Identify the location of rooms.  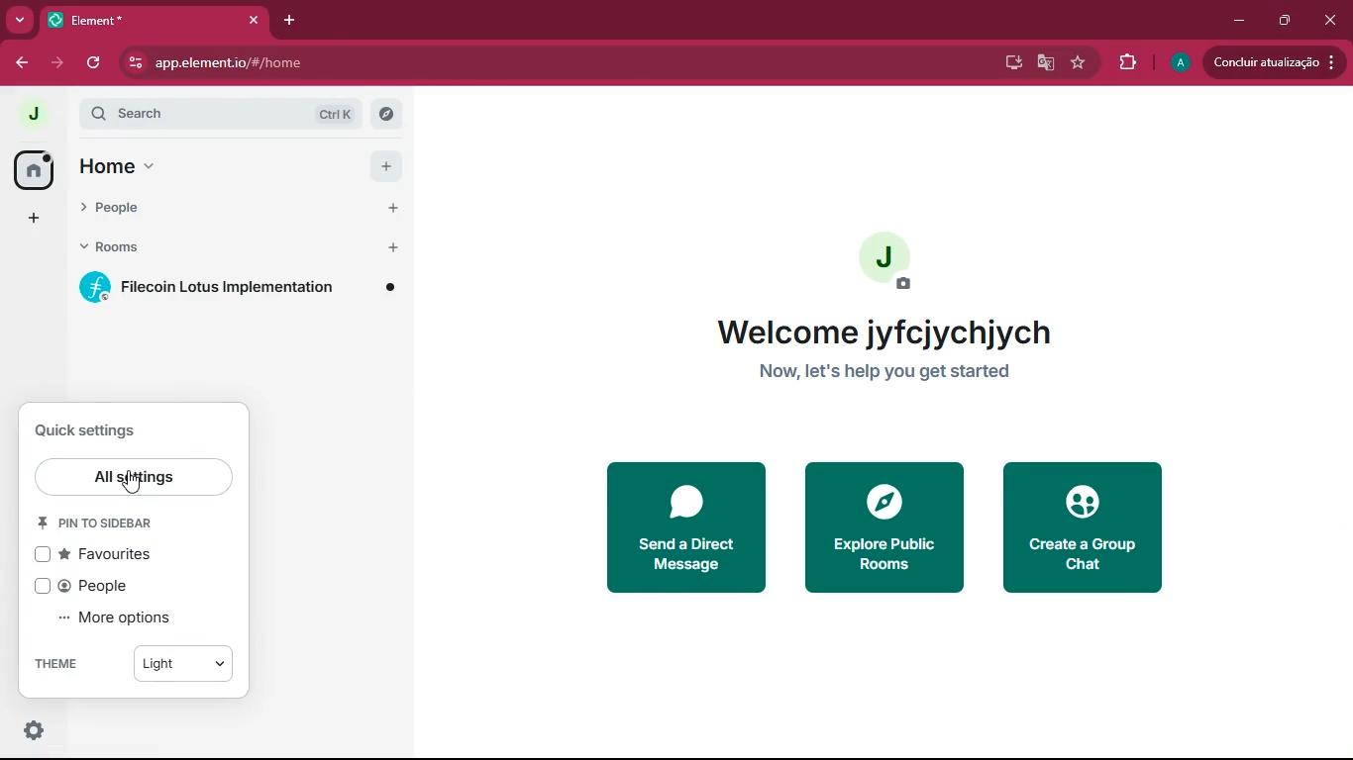
(235, 249).